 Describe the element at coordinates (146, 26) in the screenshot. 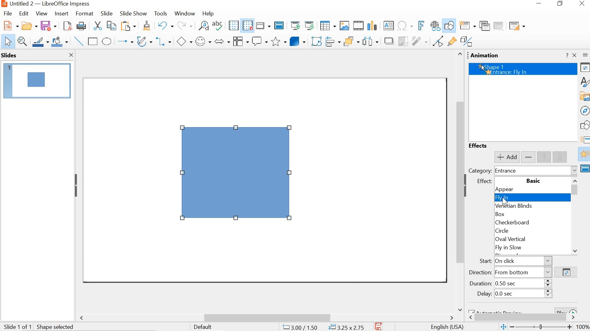

I see `clone formatting` at that location.